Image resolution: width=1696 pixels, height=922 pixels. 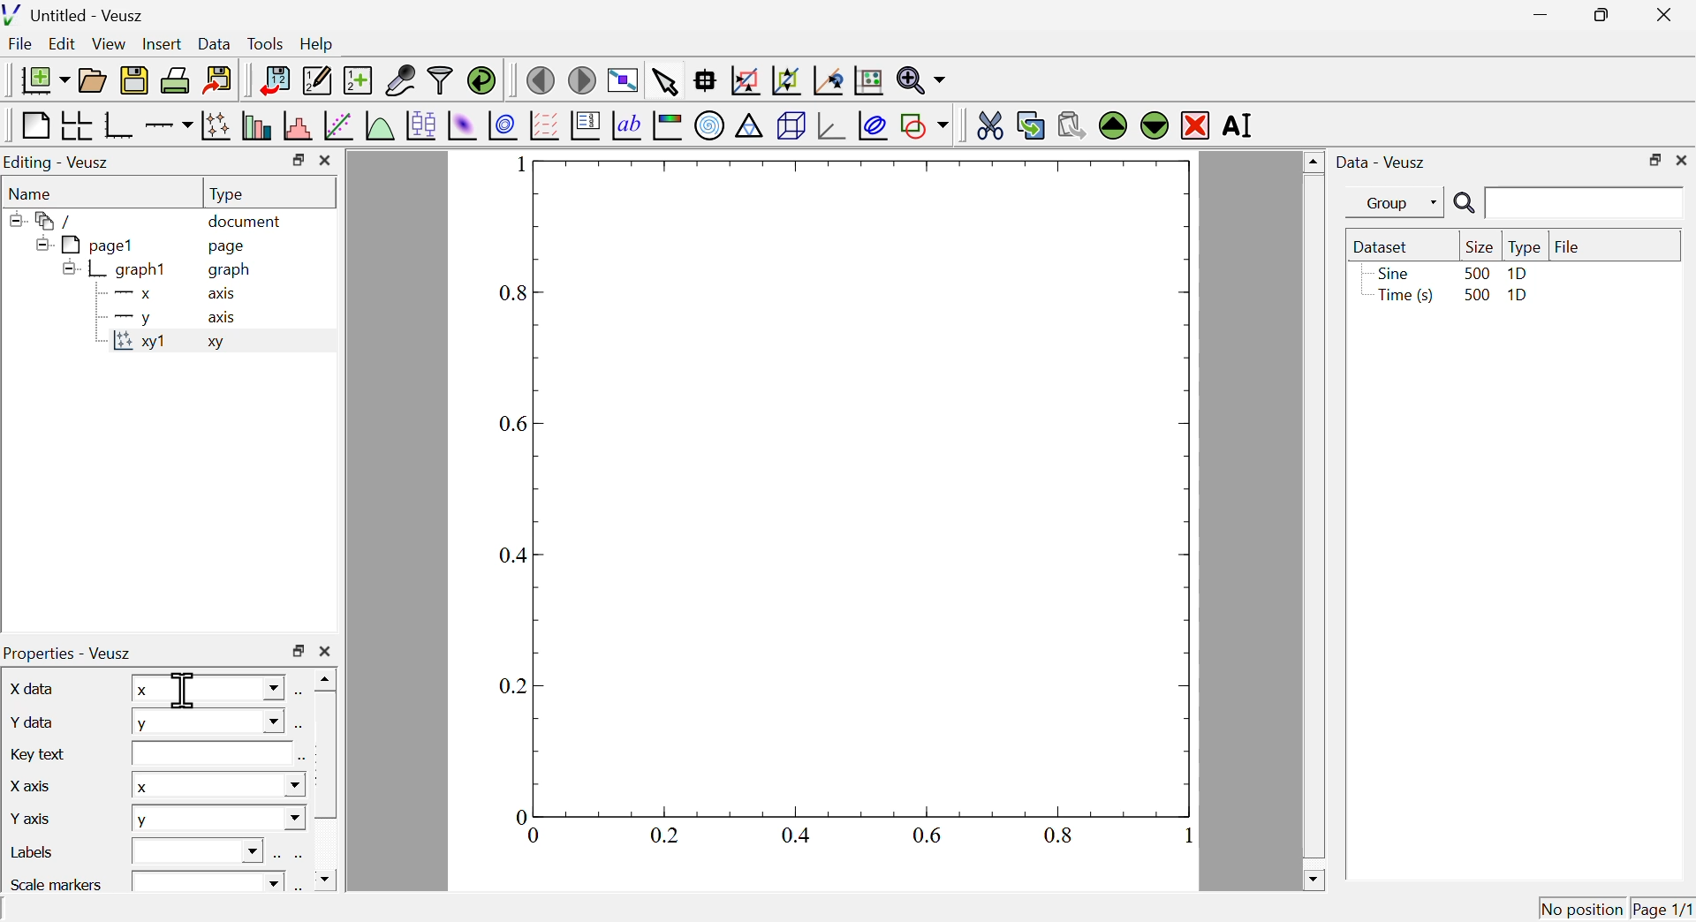 I want to click on xy, so click(x=221, y=346).